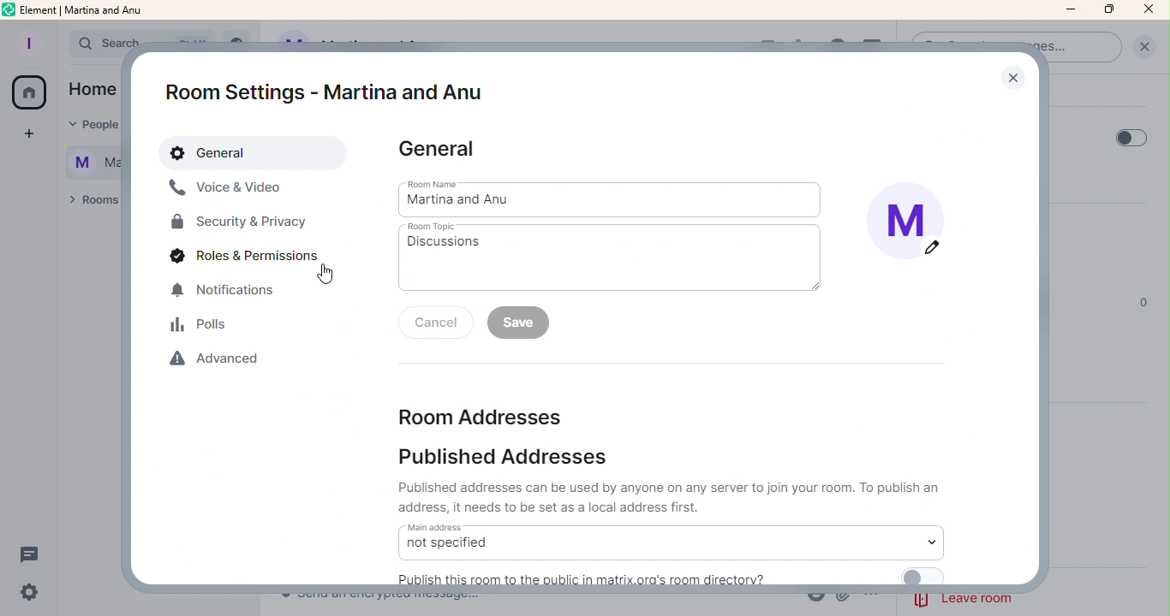  Describe the element at coordinates (85, 164) in the screenshot. I see `Martina and Anu` at that location.